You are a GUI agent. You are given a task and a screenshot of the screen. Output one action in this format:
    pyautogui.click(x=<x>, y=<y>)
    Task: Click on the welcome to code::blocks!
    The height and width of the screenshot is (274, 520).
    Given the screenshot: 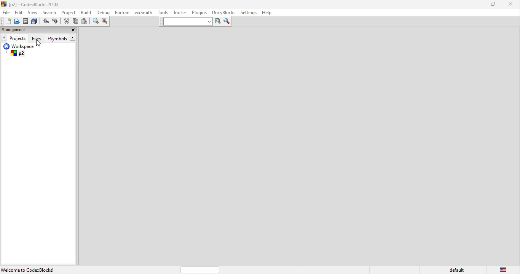 What is the action you would take?
    pyautogui.click(x=29, y=269)
    